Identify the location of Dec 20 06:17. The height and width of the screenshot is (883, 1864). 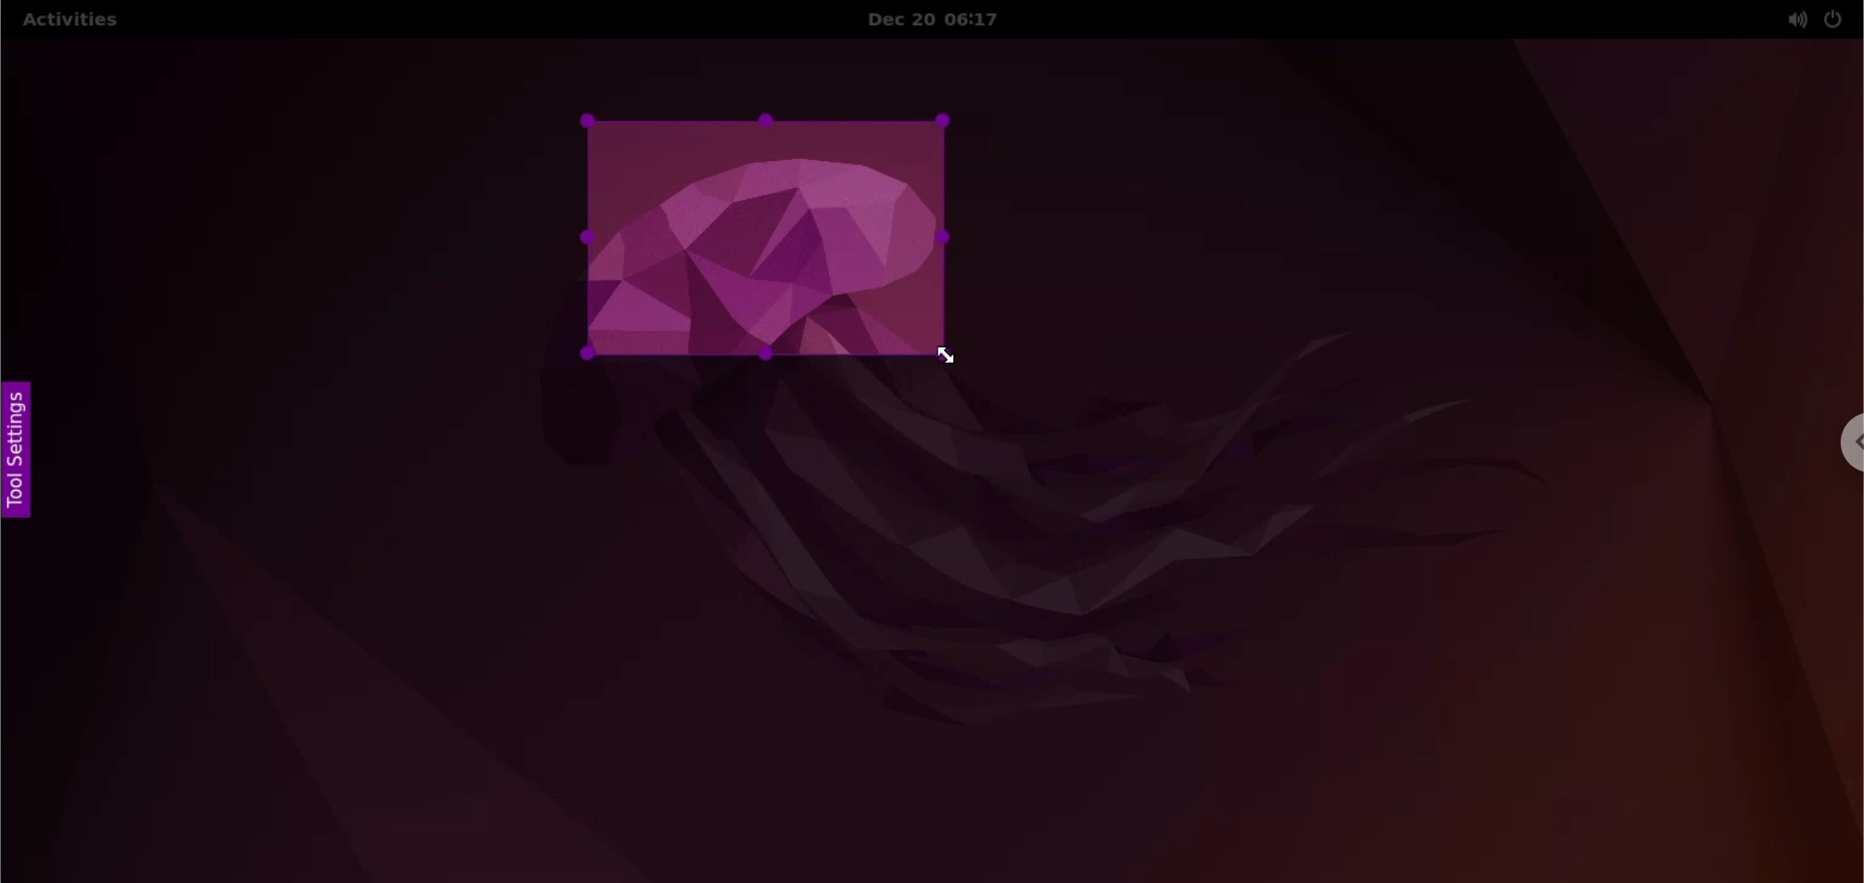
(948, 19).